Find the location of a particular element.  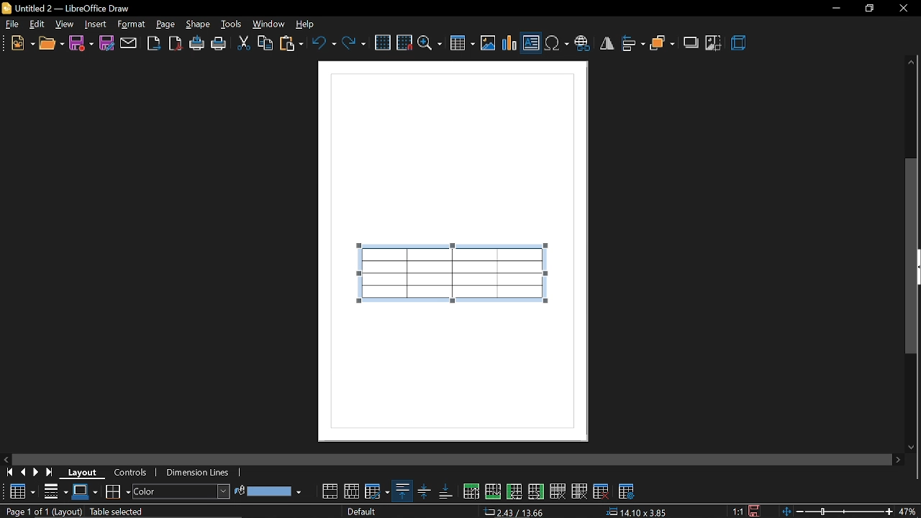

go to first page is located at coordinates (7, 472).